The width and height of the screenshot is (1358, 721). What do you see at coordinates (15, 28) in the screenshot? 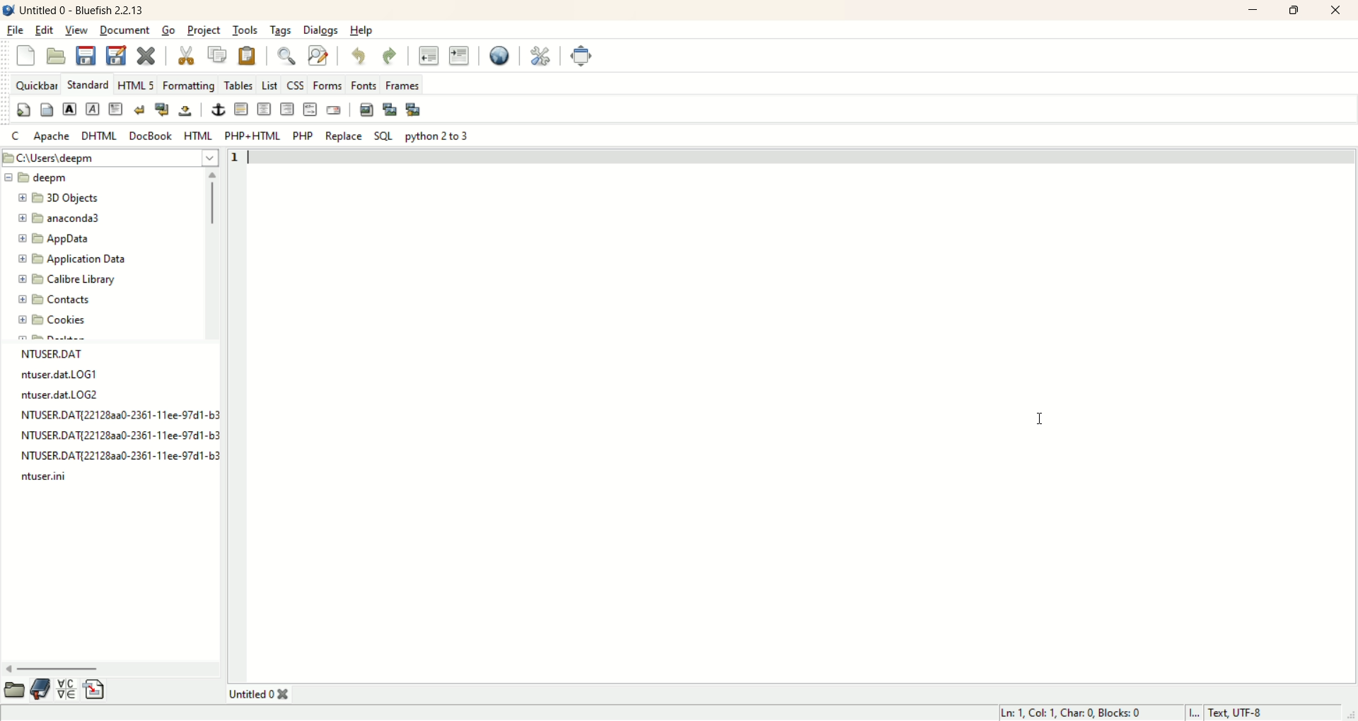
I see `file` at bounding box center [15, 28].